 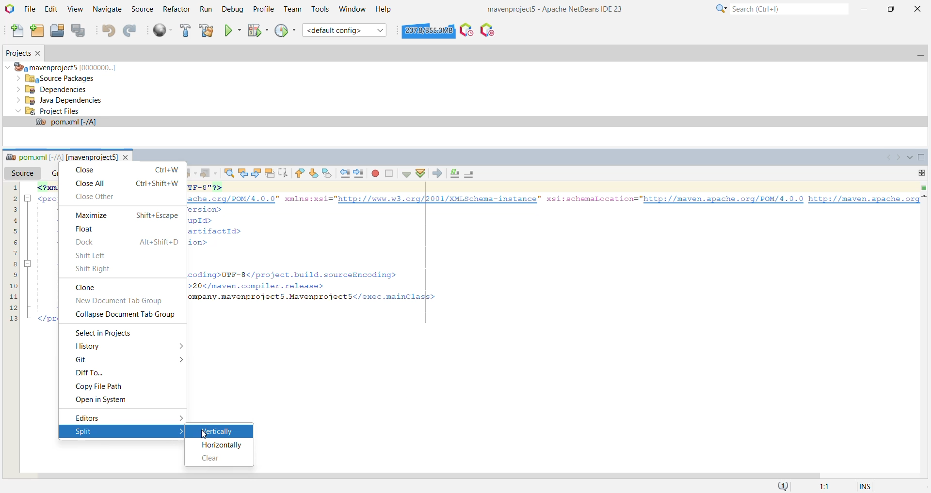 What do you see at coordinates (108, 10) in the screenshot?
I see `Navigate` at bounding box center [108, 10].